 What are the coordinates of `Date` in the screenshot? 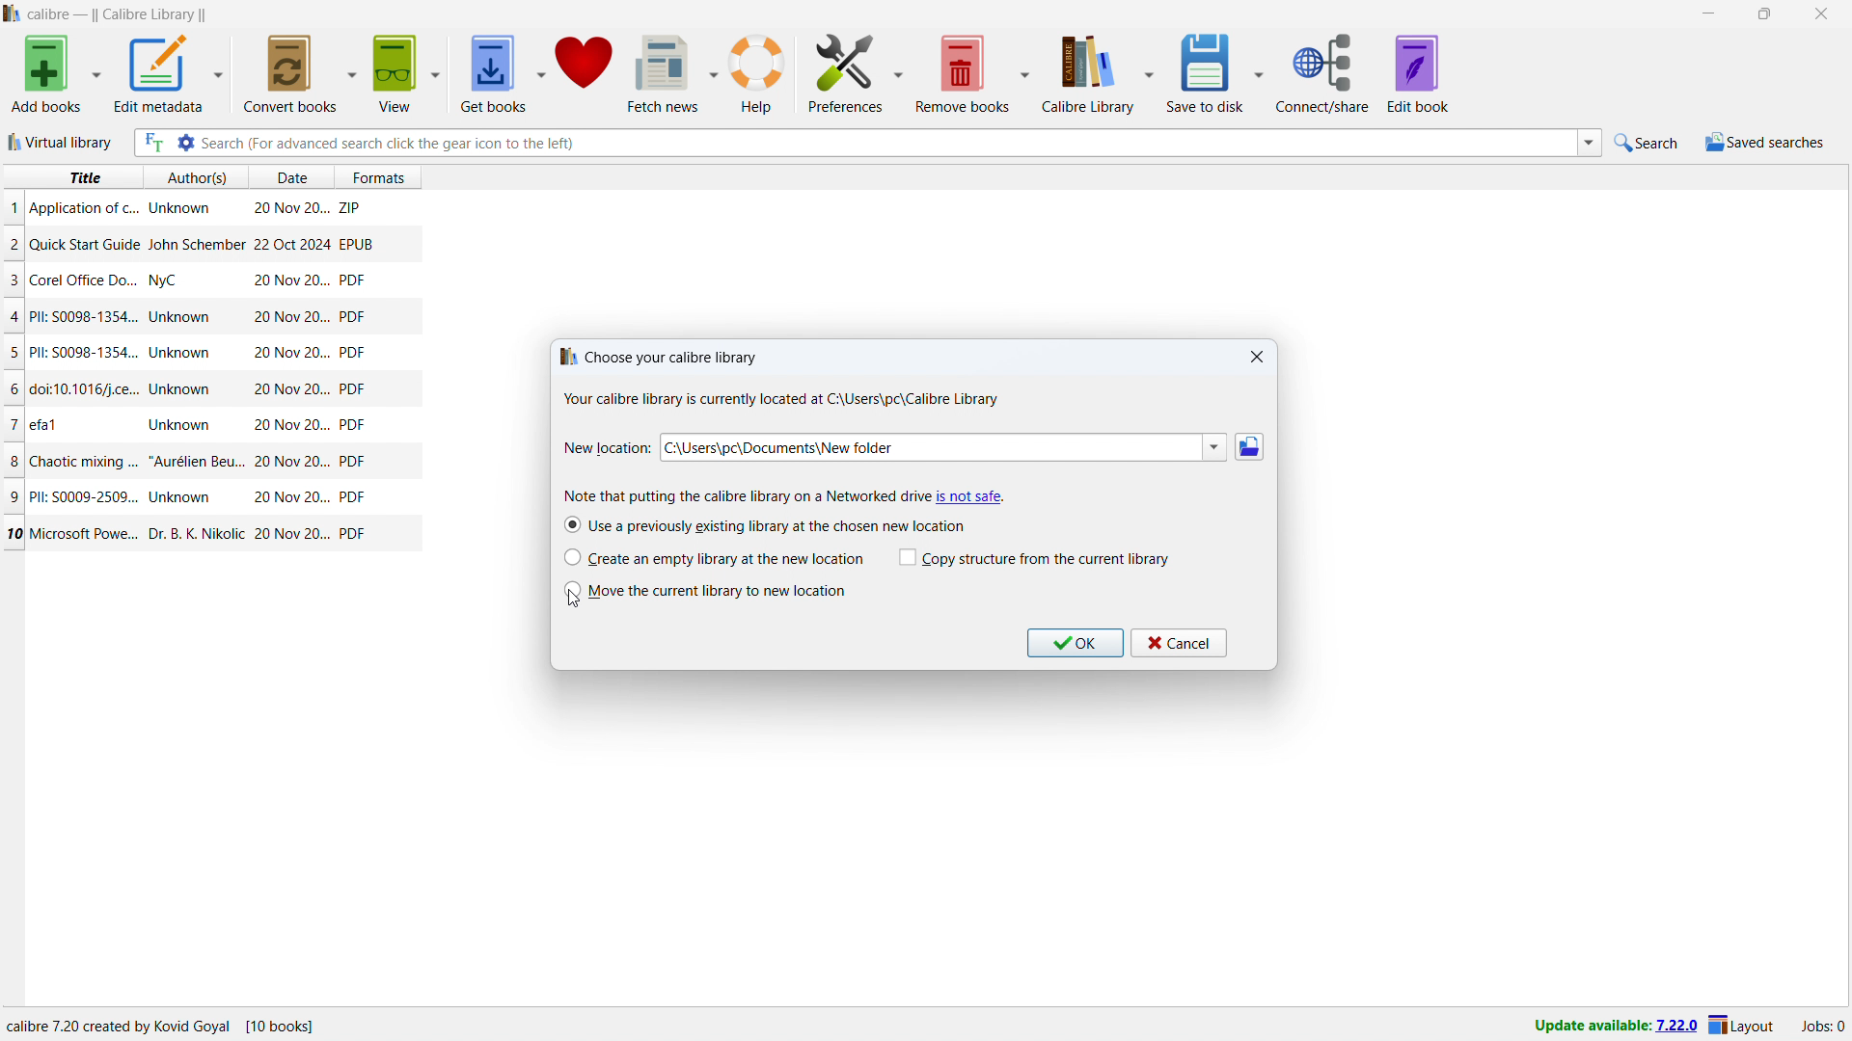 It's located at (288, 281).